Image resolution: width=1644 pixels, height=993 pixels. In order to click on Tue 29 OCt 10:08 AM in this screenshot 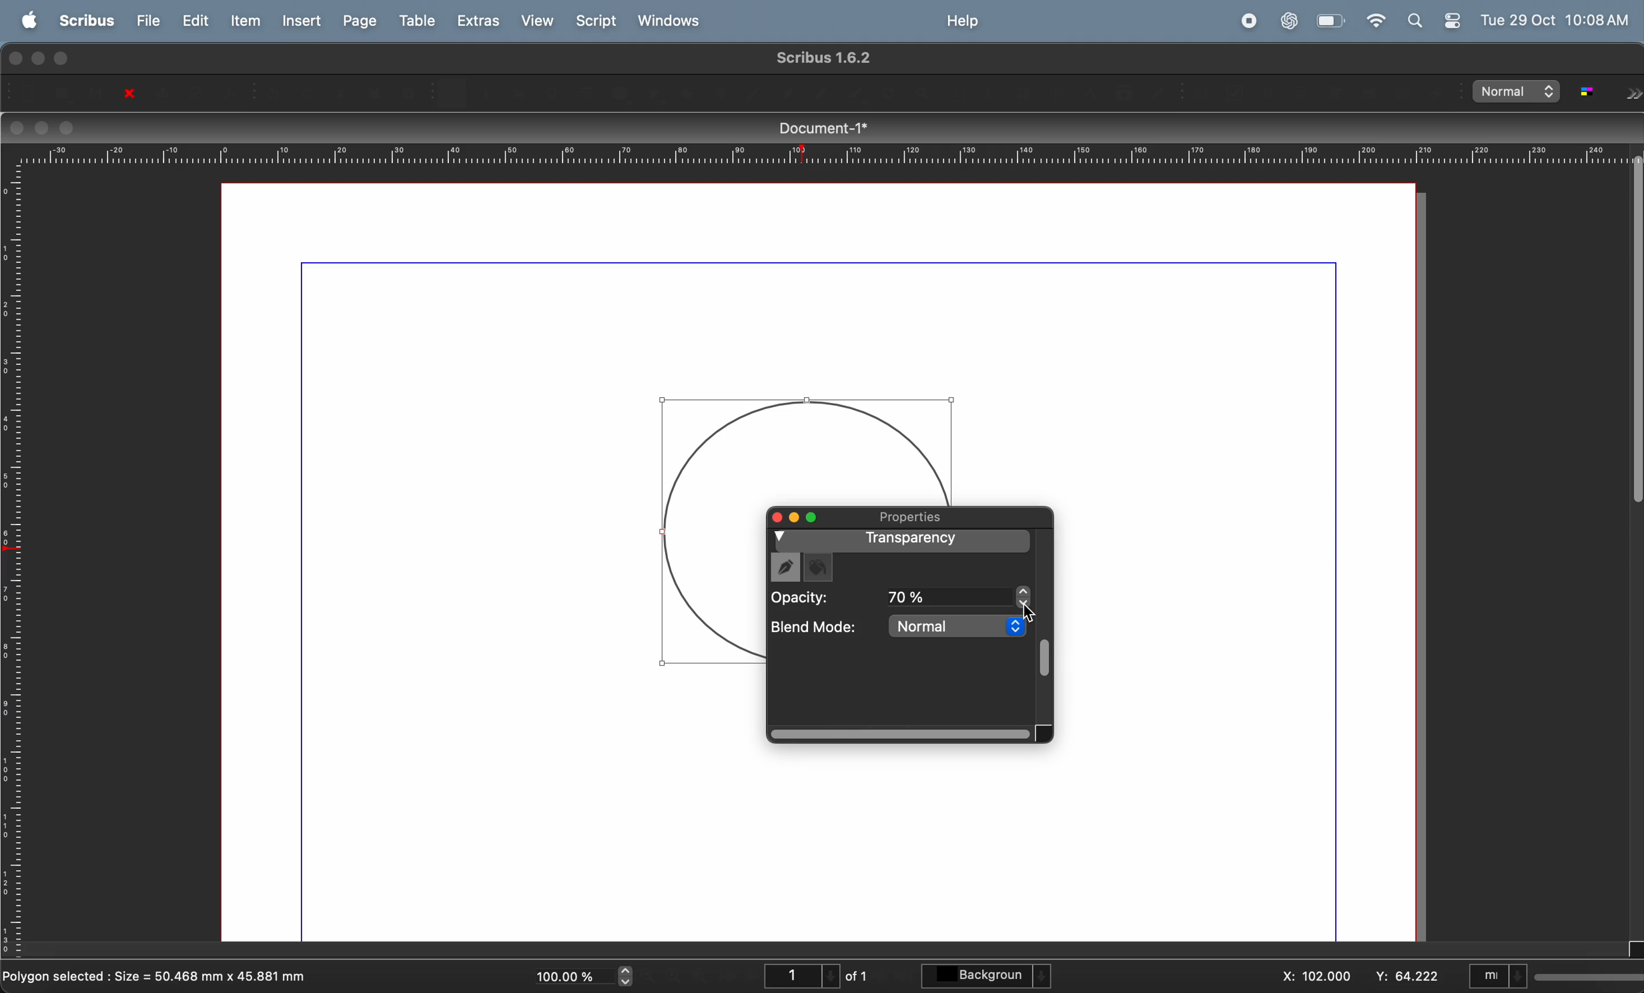, I will do `click(1558, 19)`.